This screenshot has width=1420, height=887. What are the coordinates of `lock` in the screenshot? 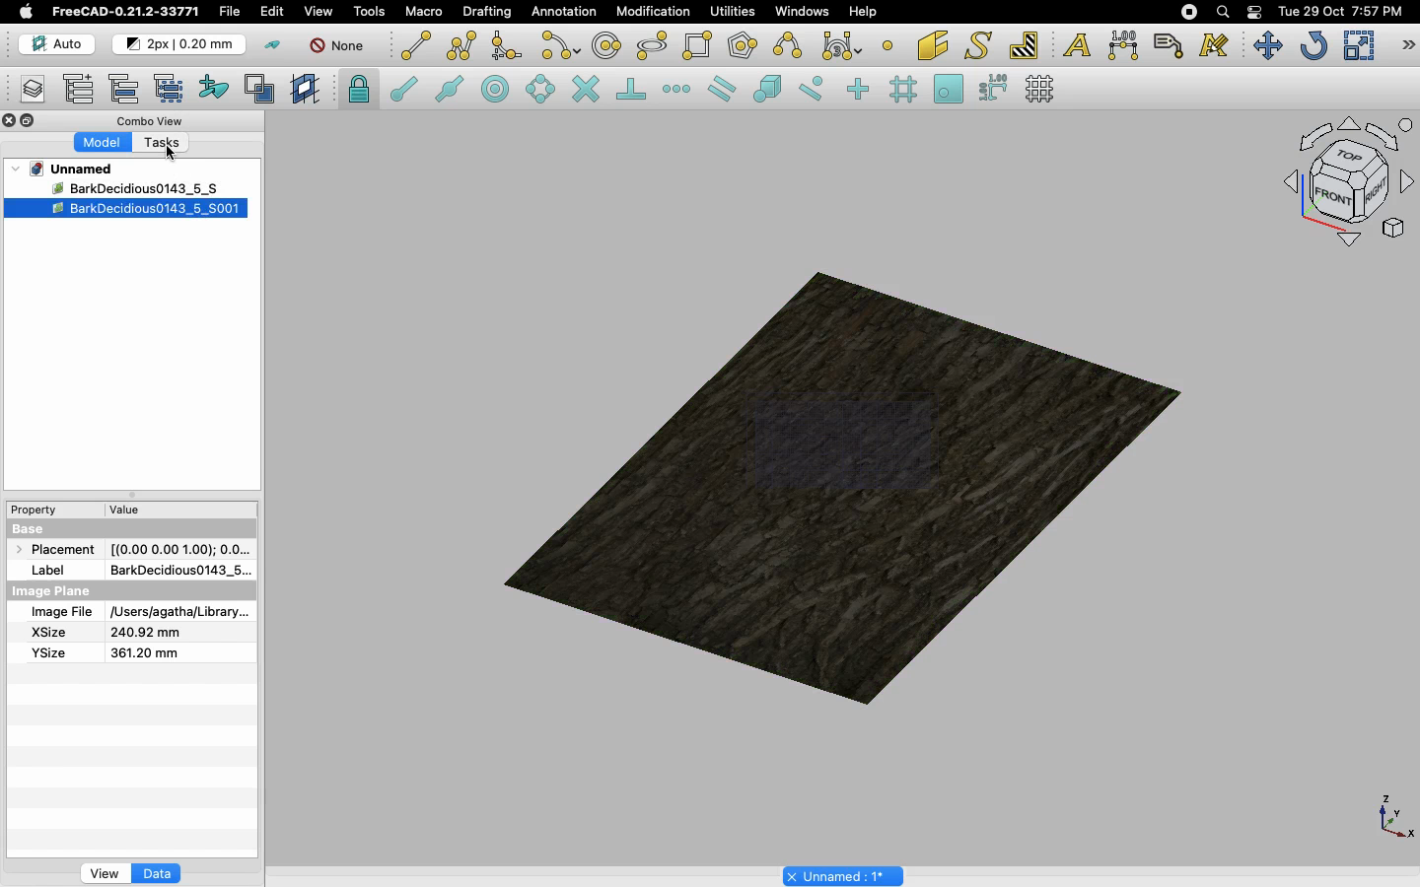 It's located at (360, 92).